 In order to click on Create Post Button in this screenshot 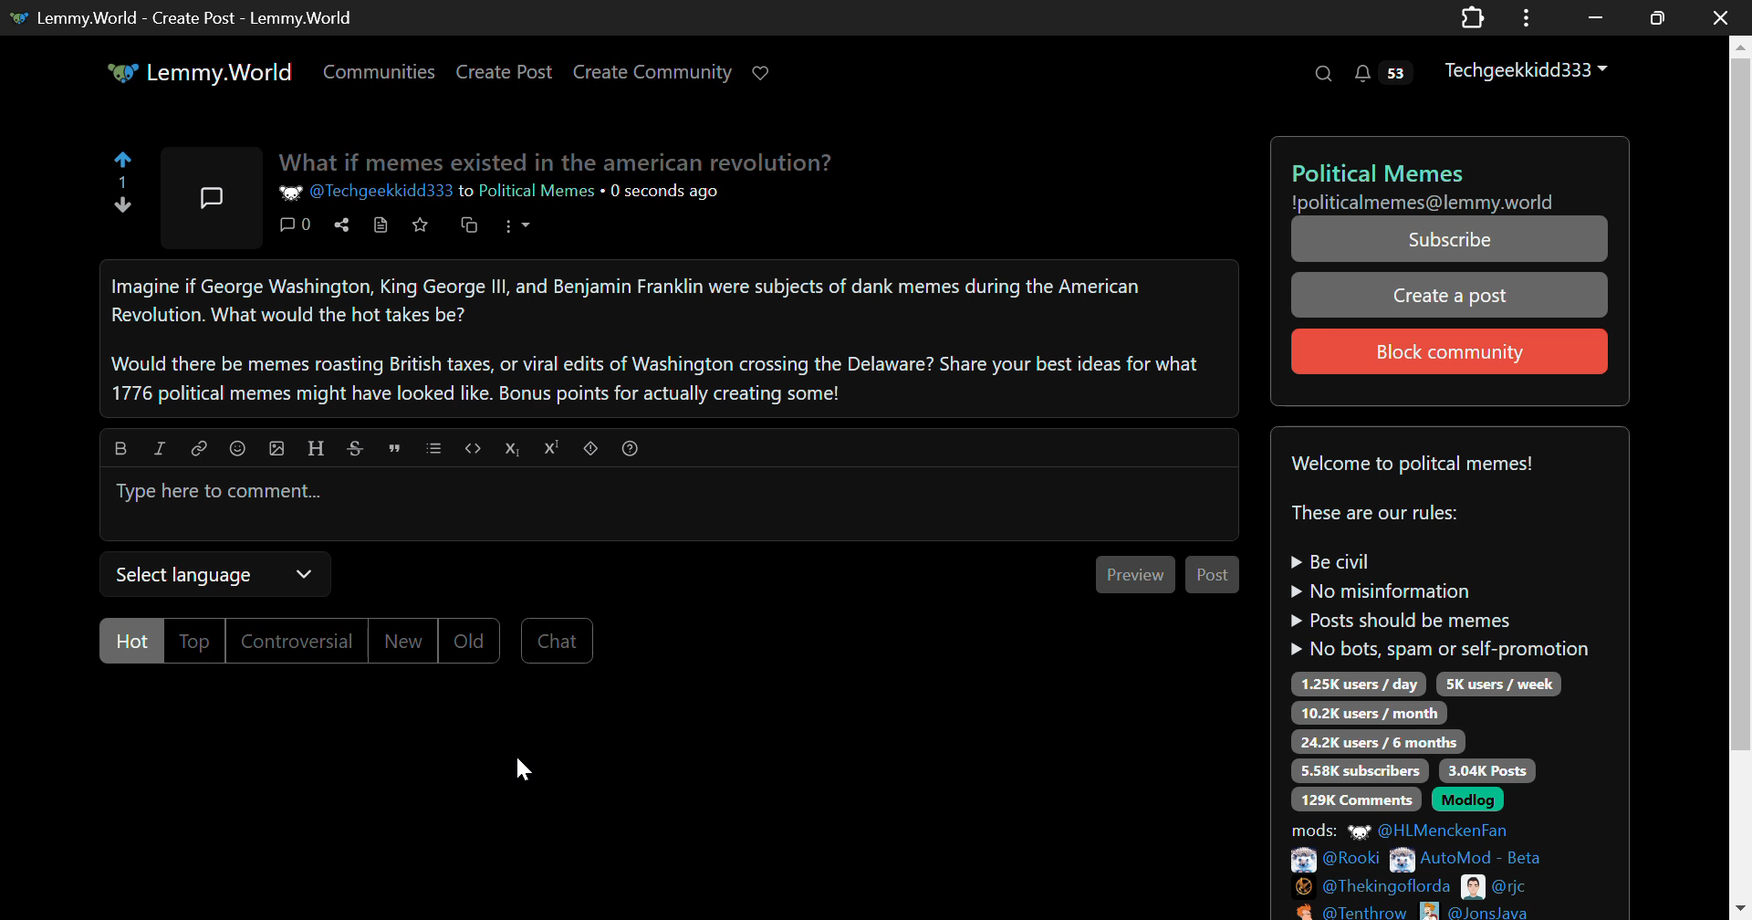, I will do `click(1452, 294)`.